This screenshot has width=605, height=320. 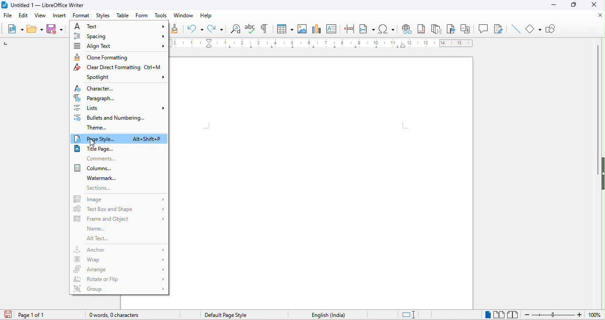 I want to click on frame and object, so click(x=119, y=219).